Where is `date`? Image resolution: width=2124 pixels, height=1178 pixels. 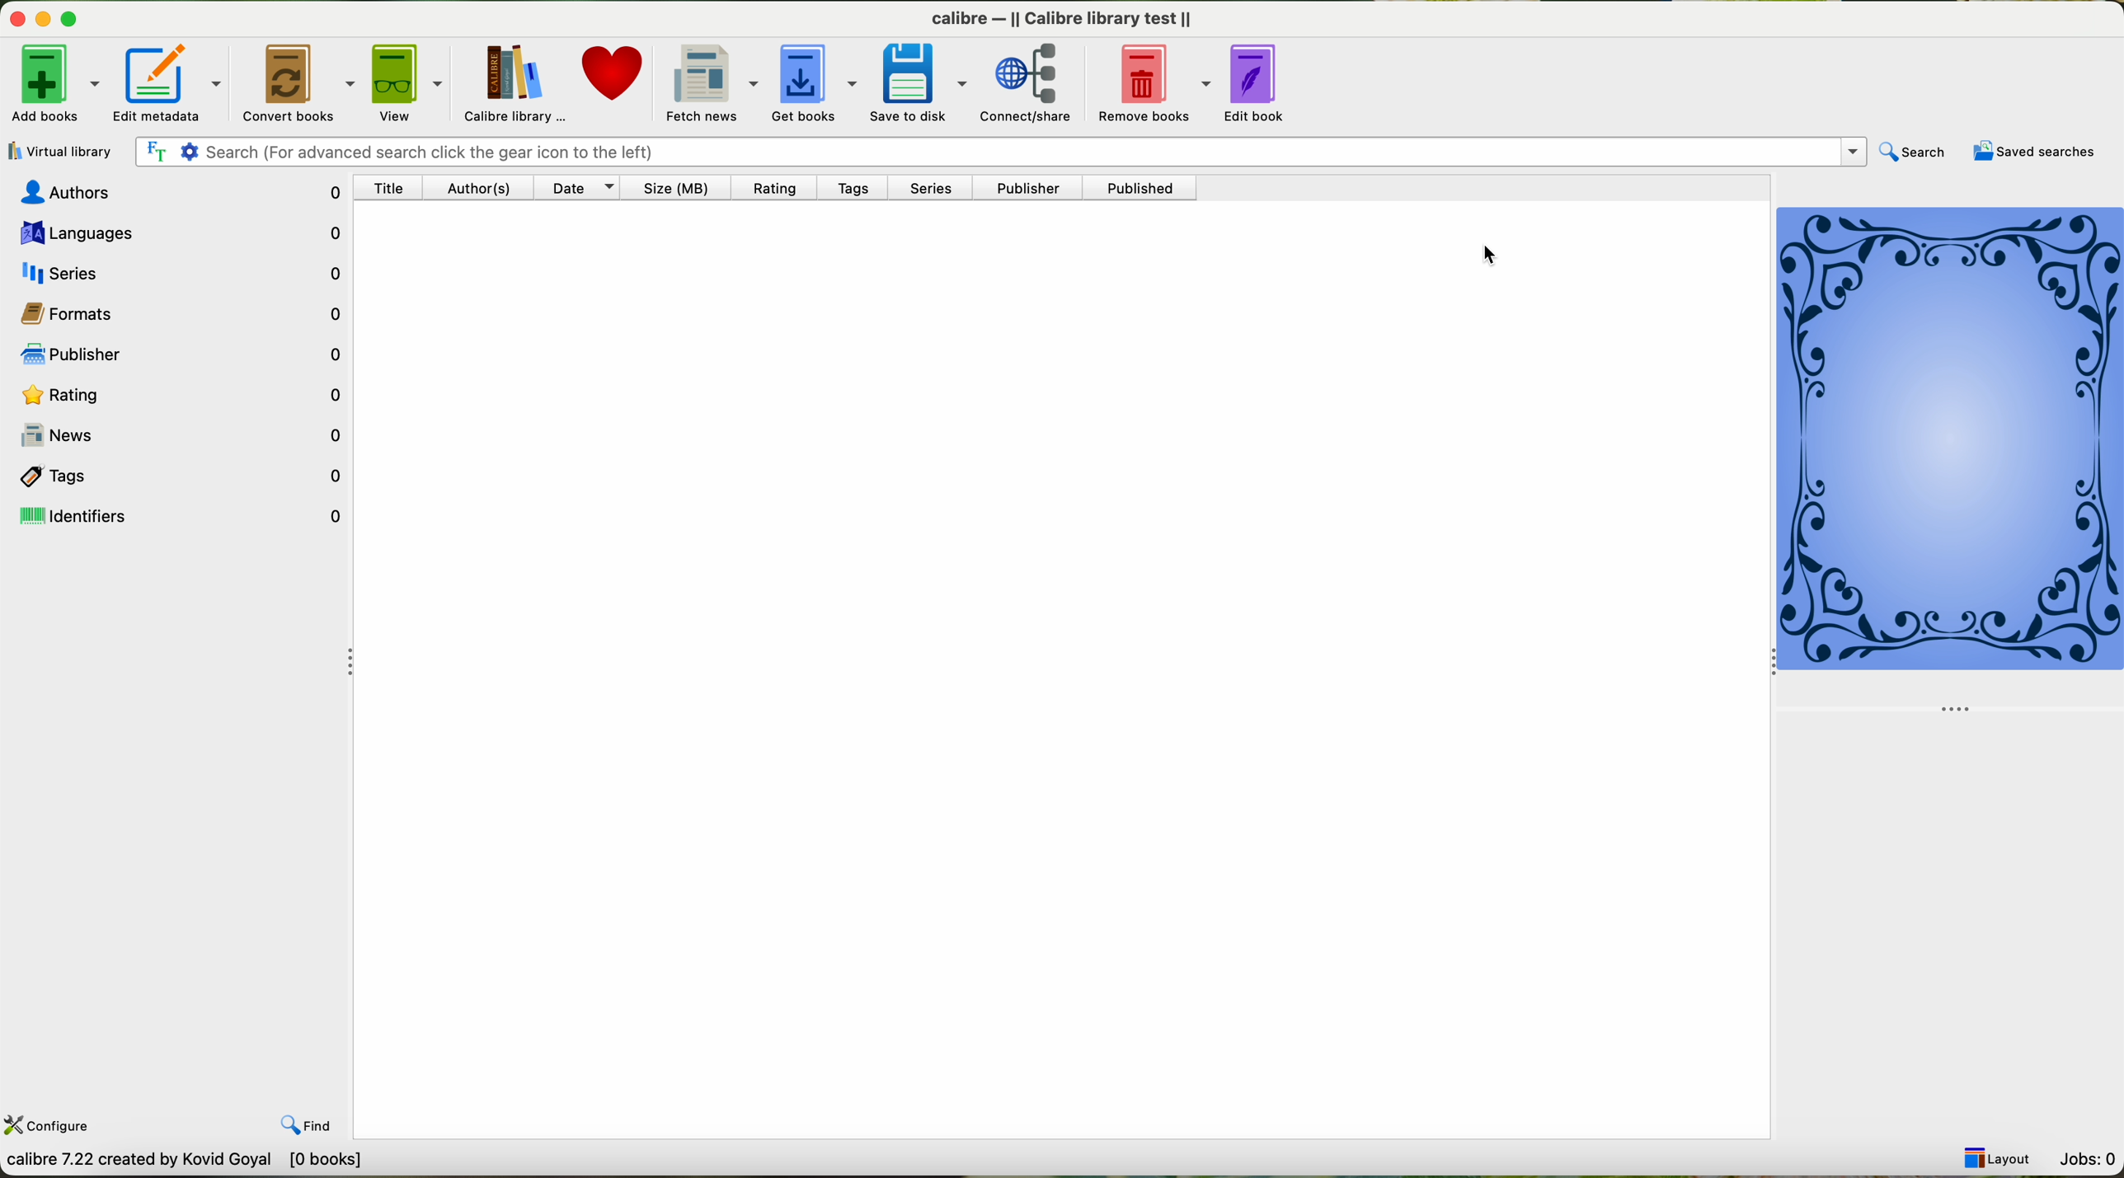
date is located at coordinates (576, 188).